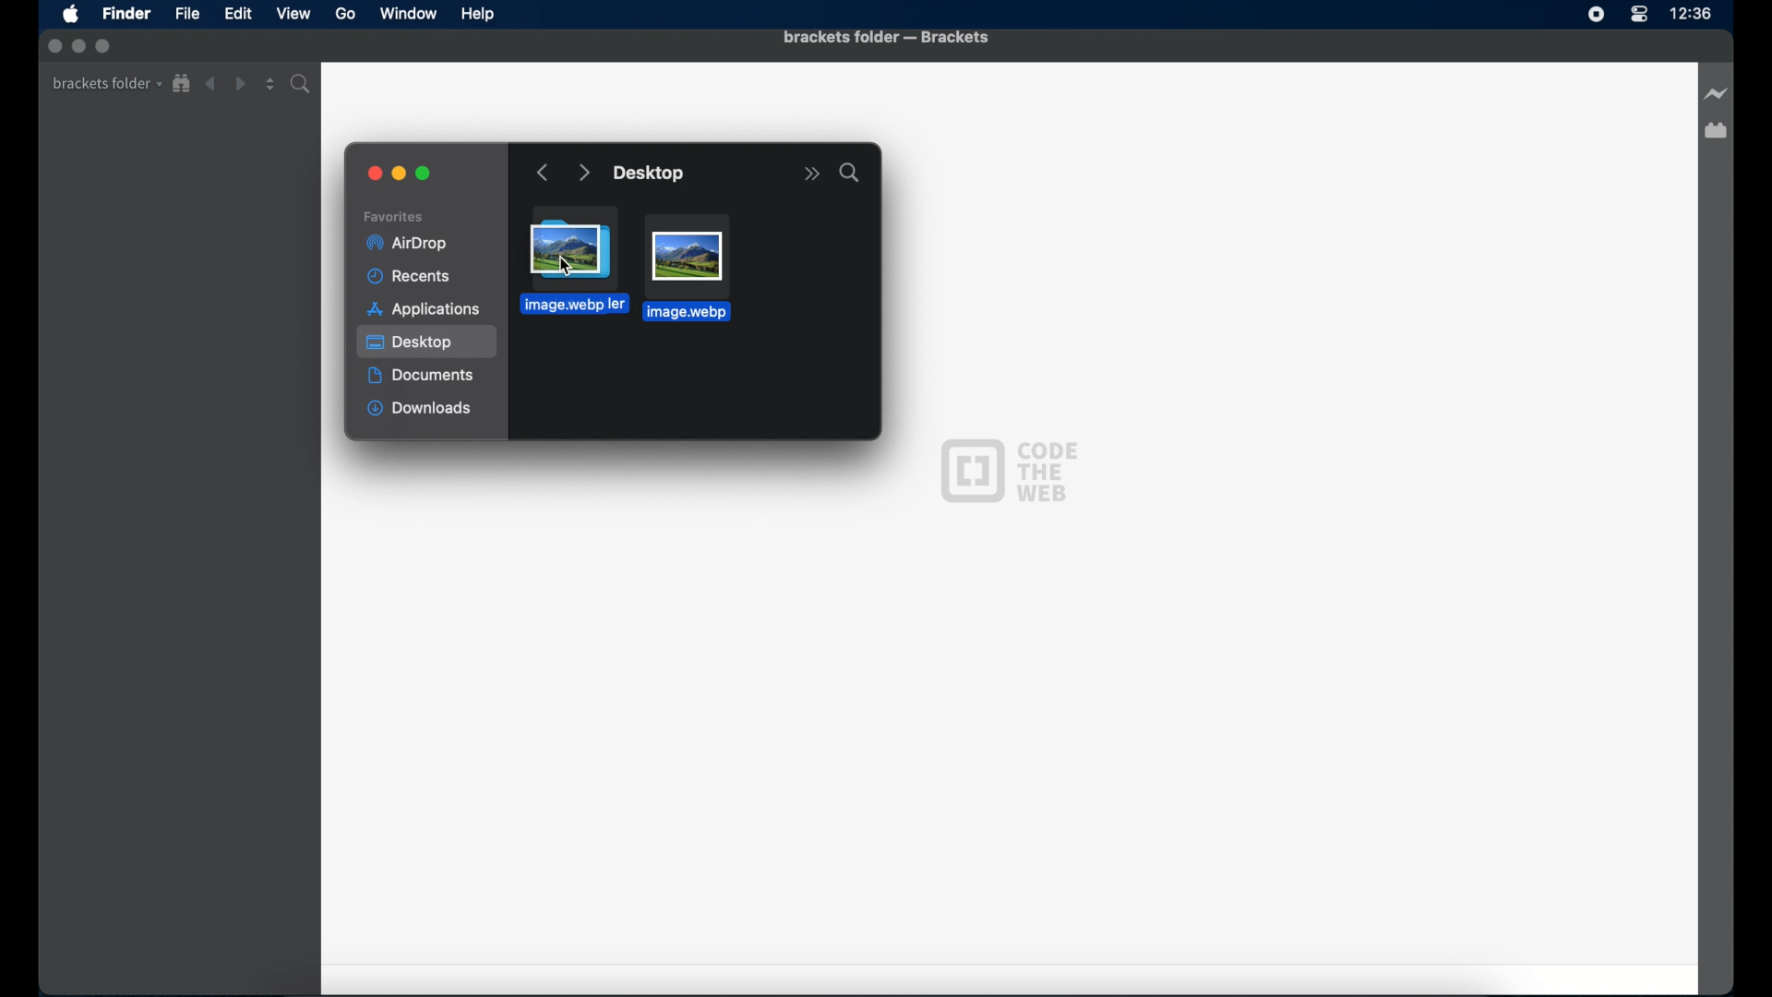 The image size is (1772, 997). What do you see at coordinates (78, 47) in the screenshot?
I see `inactive minimize button` at bounding box center [78, 47].